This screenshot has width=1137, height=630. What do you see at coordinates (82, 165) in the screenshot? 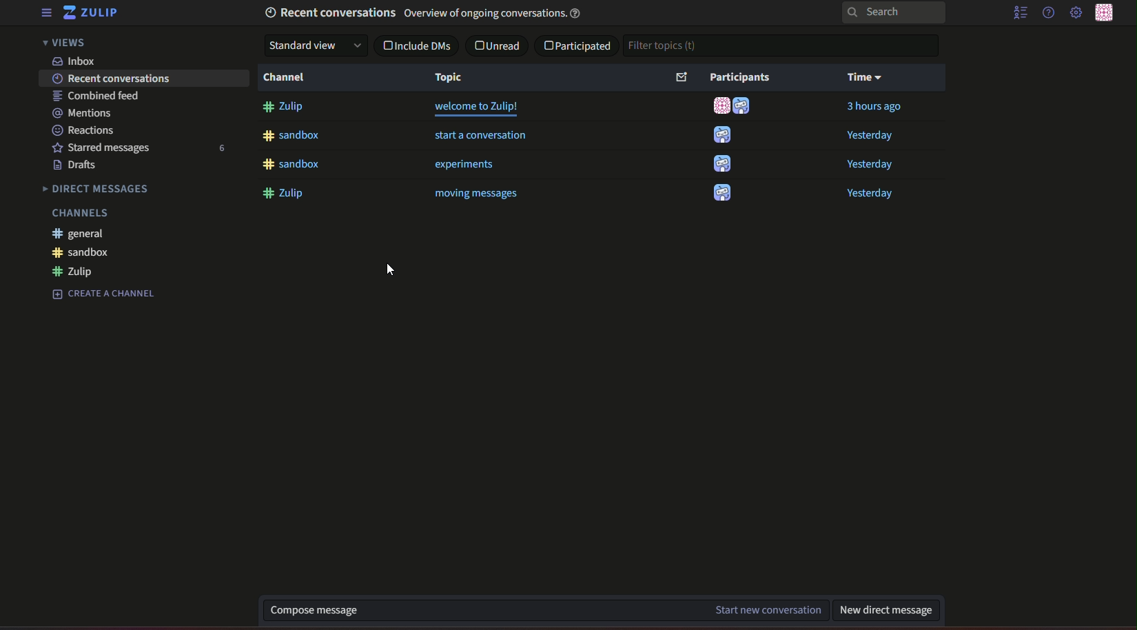
I see `drafts` at bounding box center [82, 165].